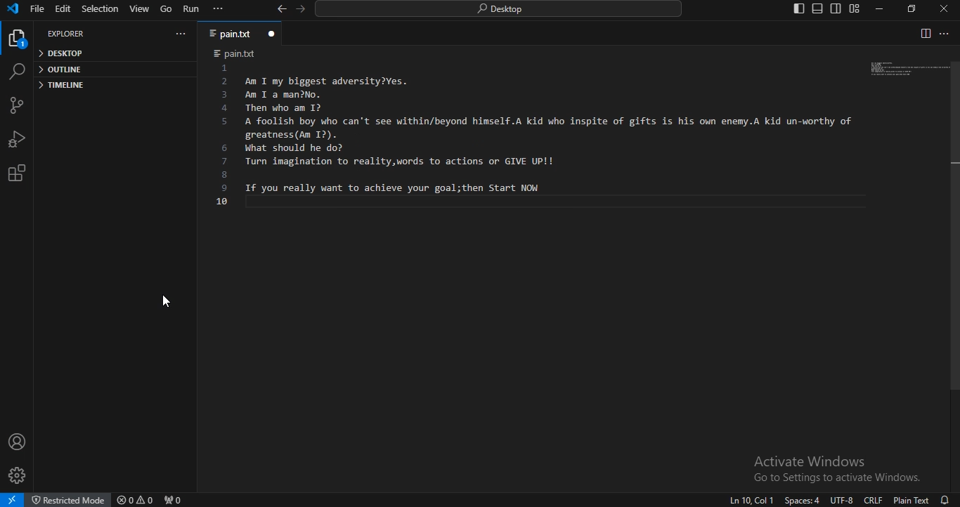 The height and width of the screenshot is (507, 960). I want to click on toggle panel, so click(817, 9).